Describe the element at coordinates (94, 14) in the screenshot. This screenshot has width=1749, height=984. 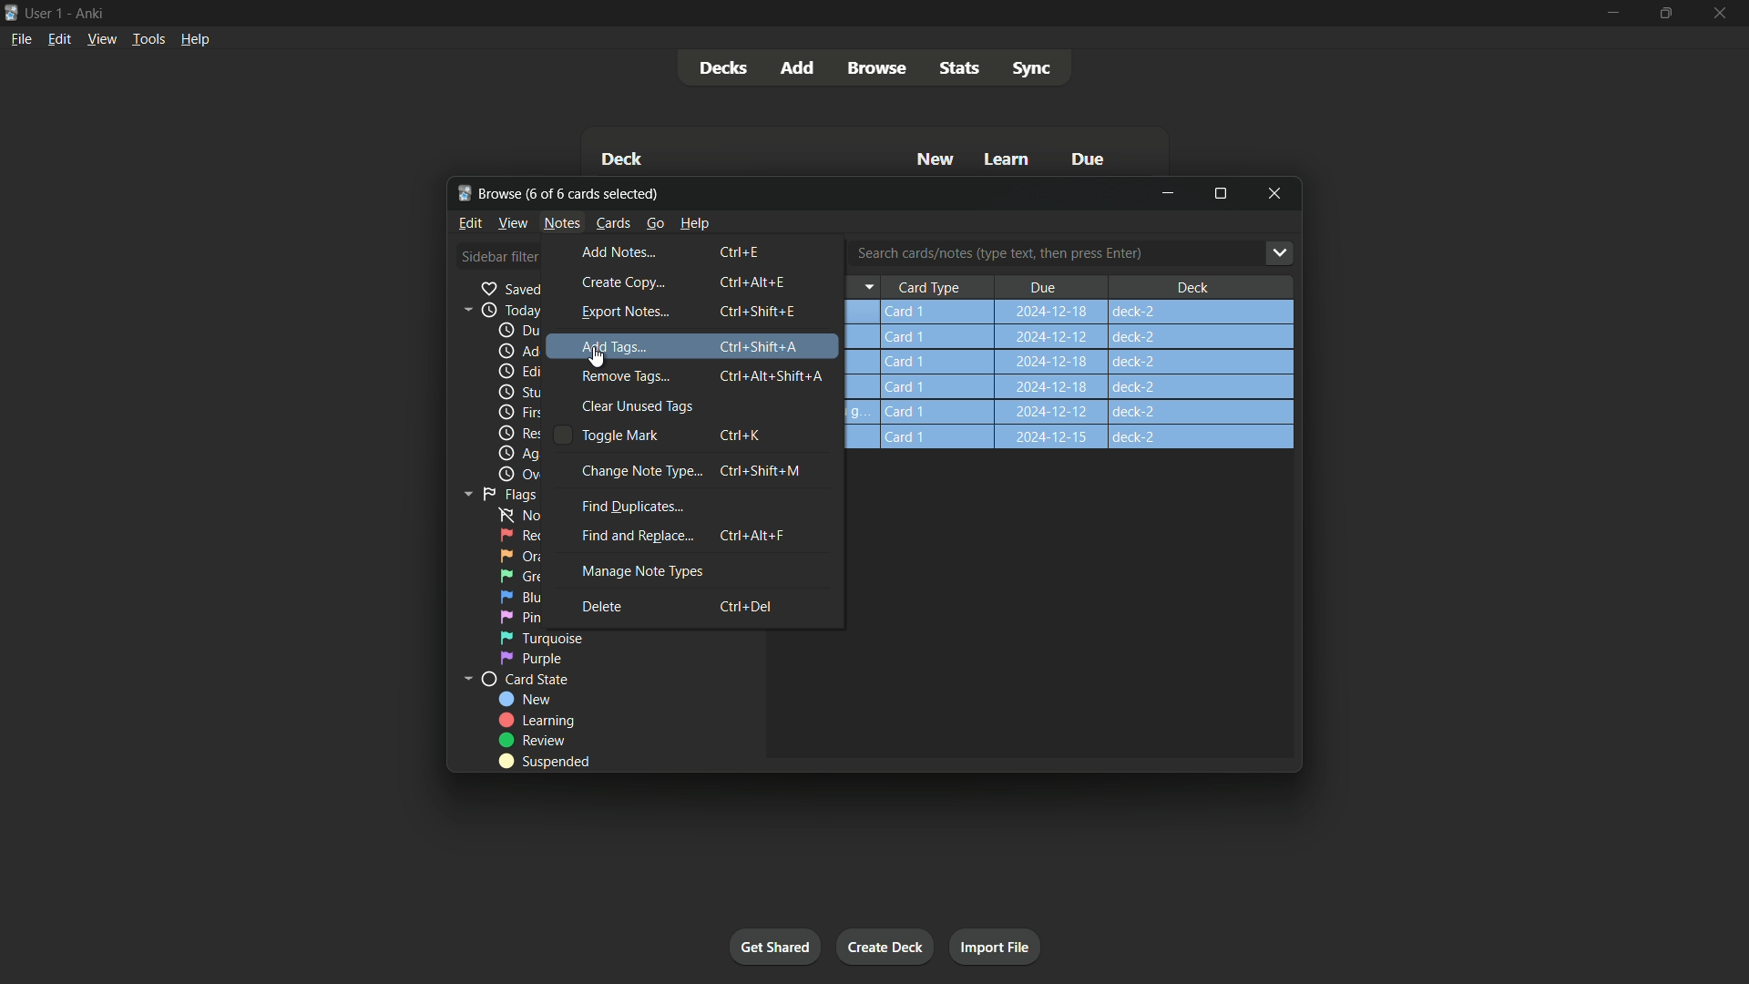
I see `App name` at that location.